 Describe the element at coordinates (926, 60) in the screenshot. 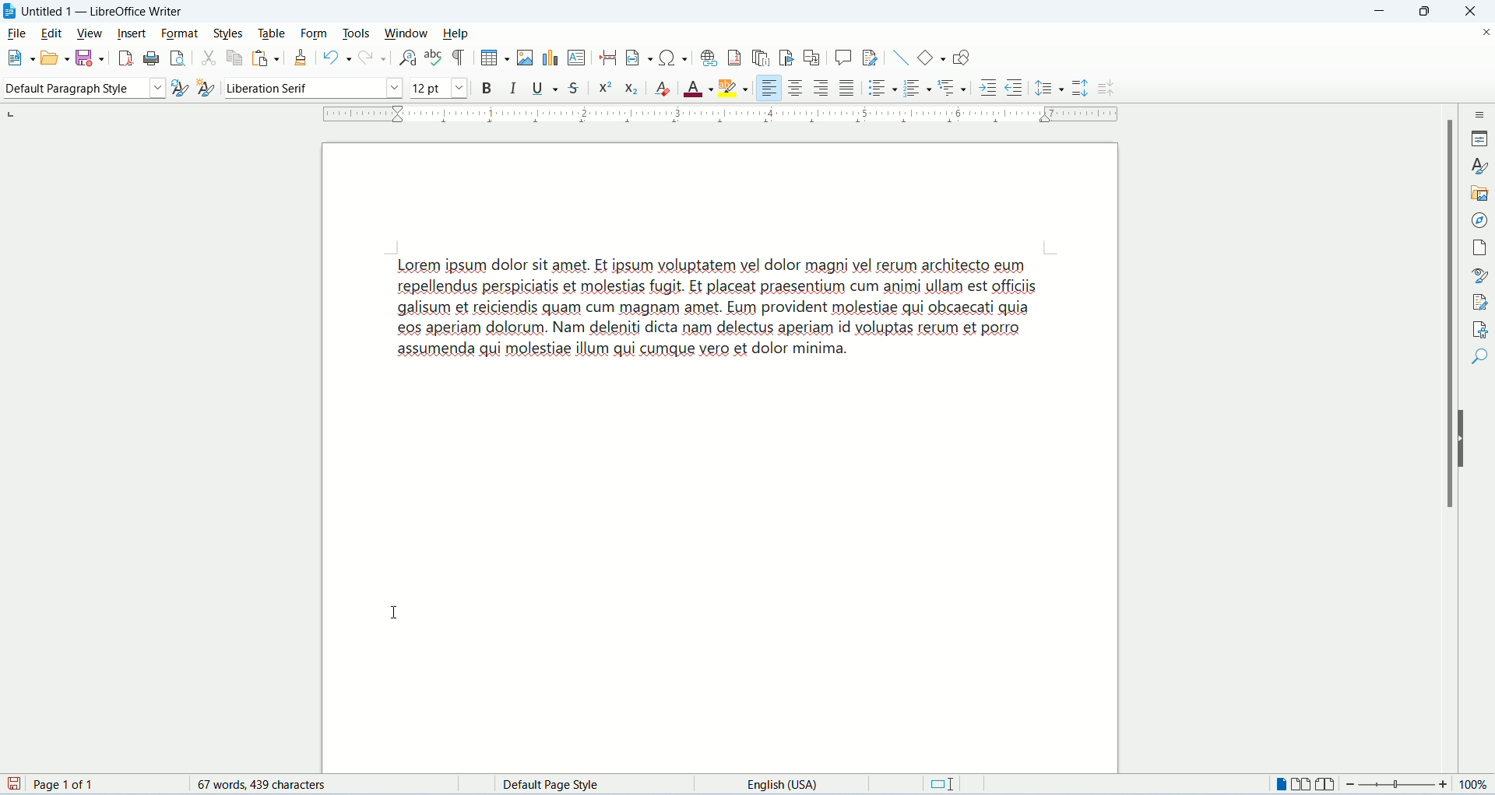

I see `basic function` at that location.